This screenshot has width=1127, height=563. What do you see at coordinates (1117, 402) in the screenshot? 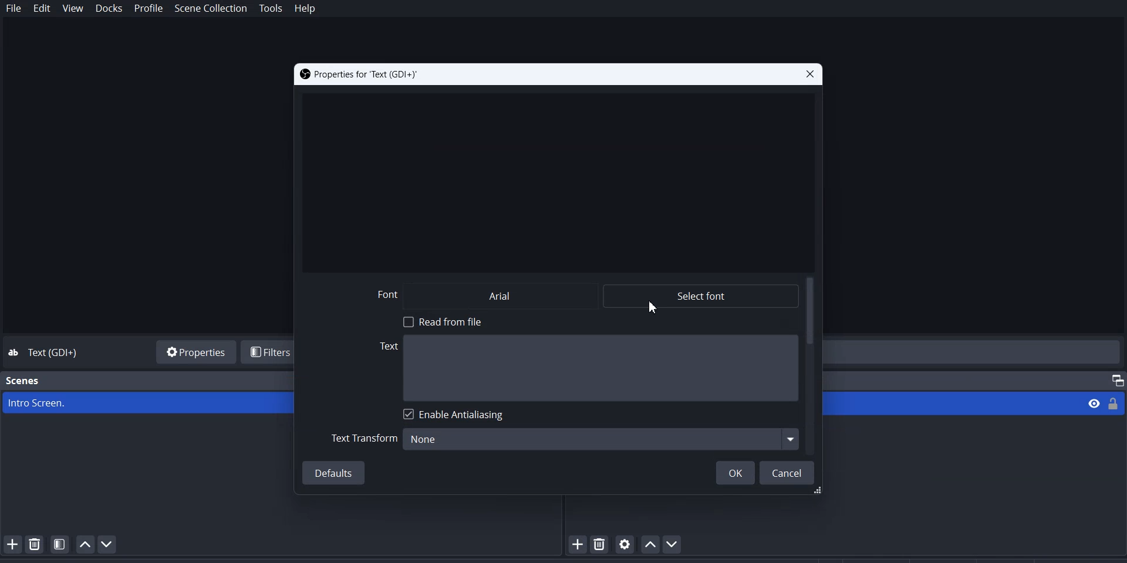
I see `Lock` at bounding box center [1117, 402].